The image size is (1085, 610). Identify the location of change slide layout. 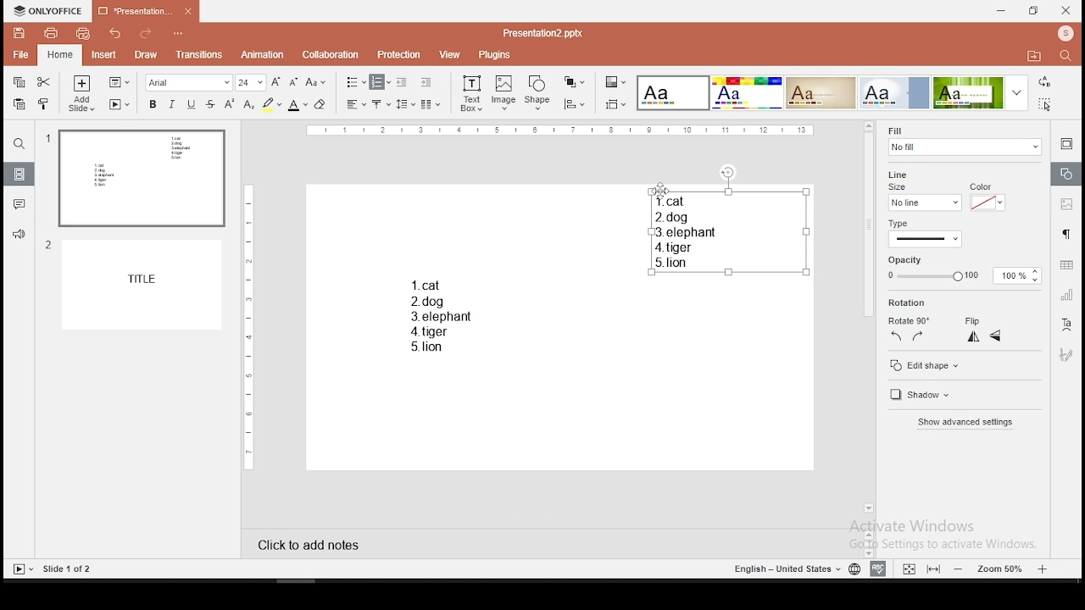
(120, 82).